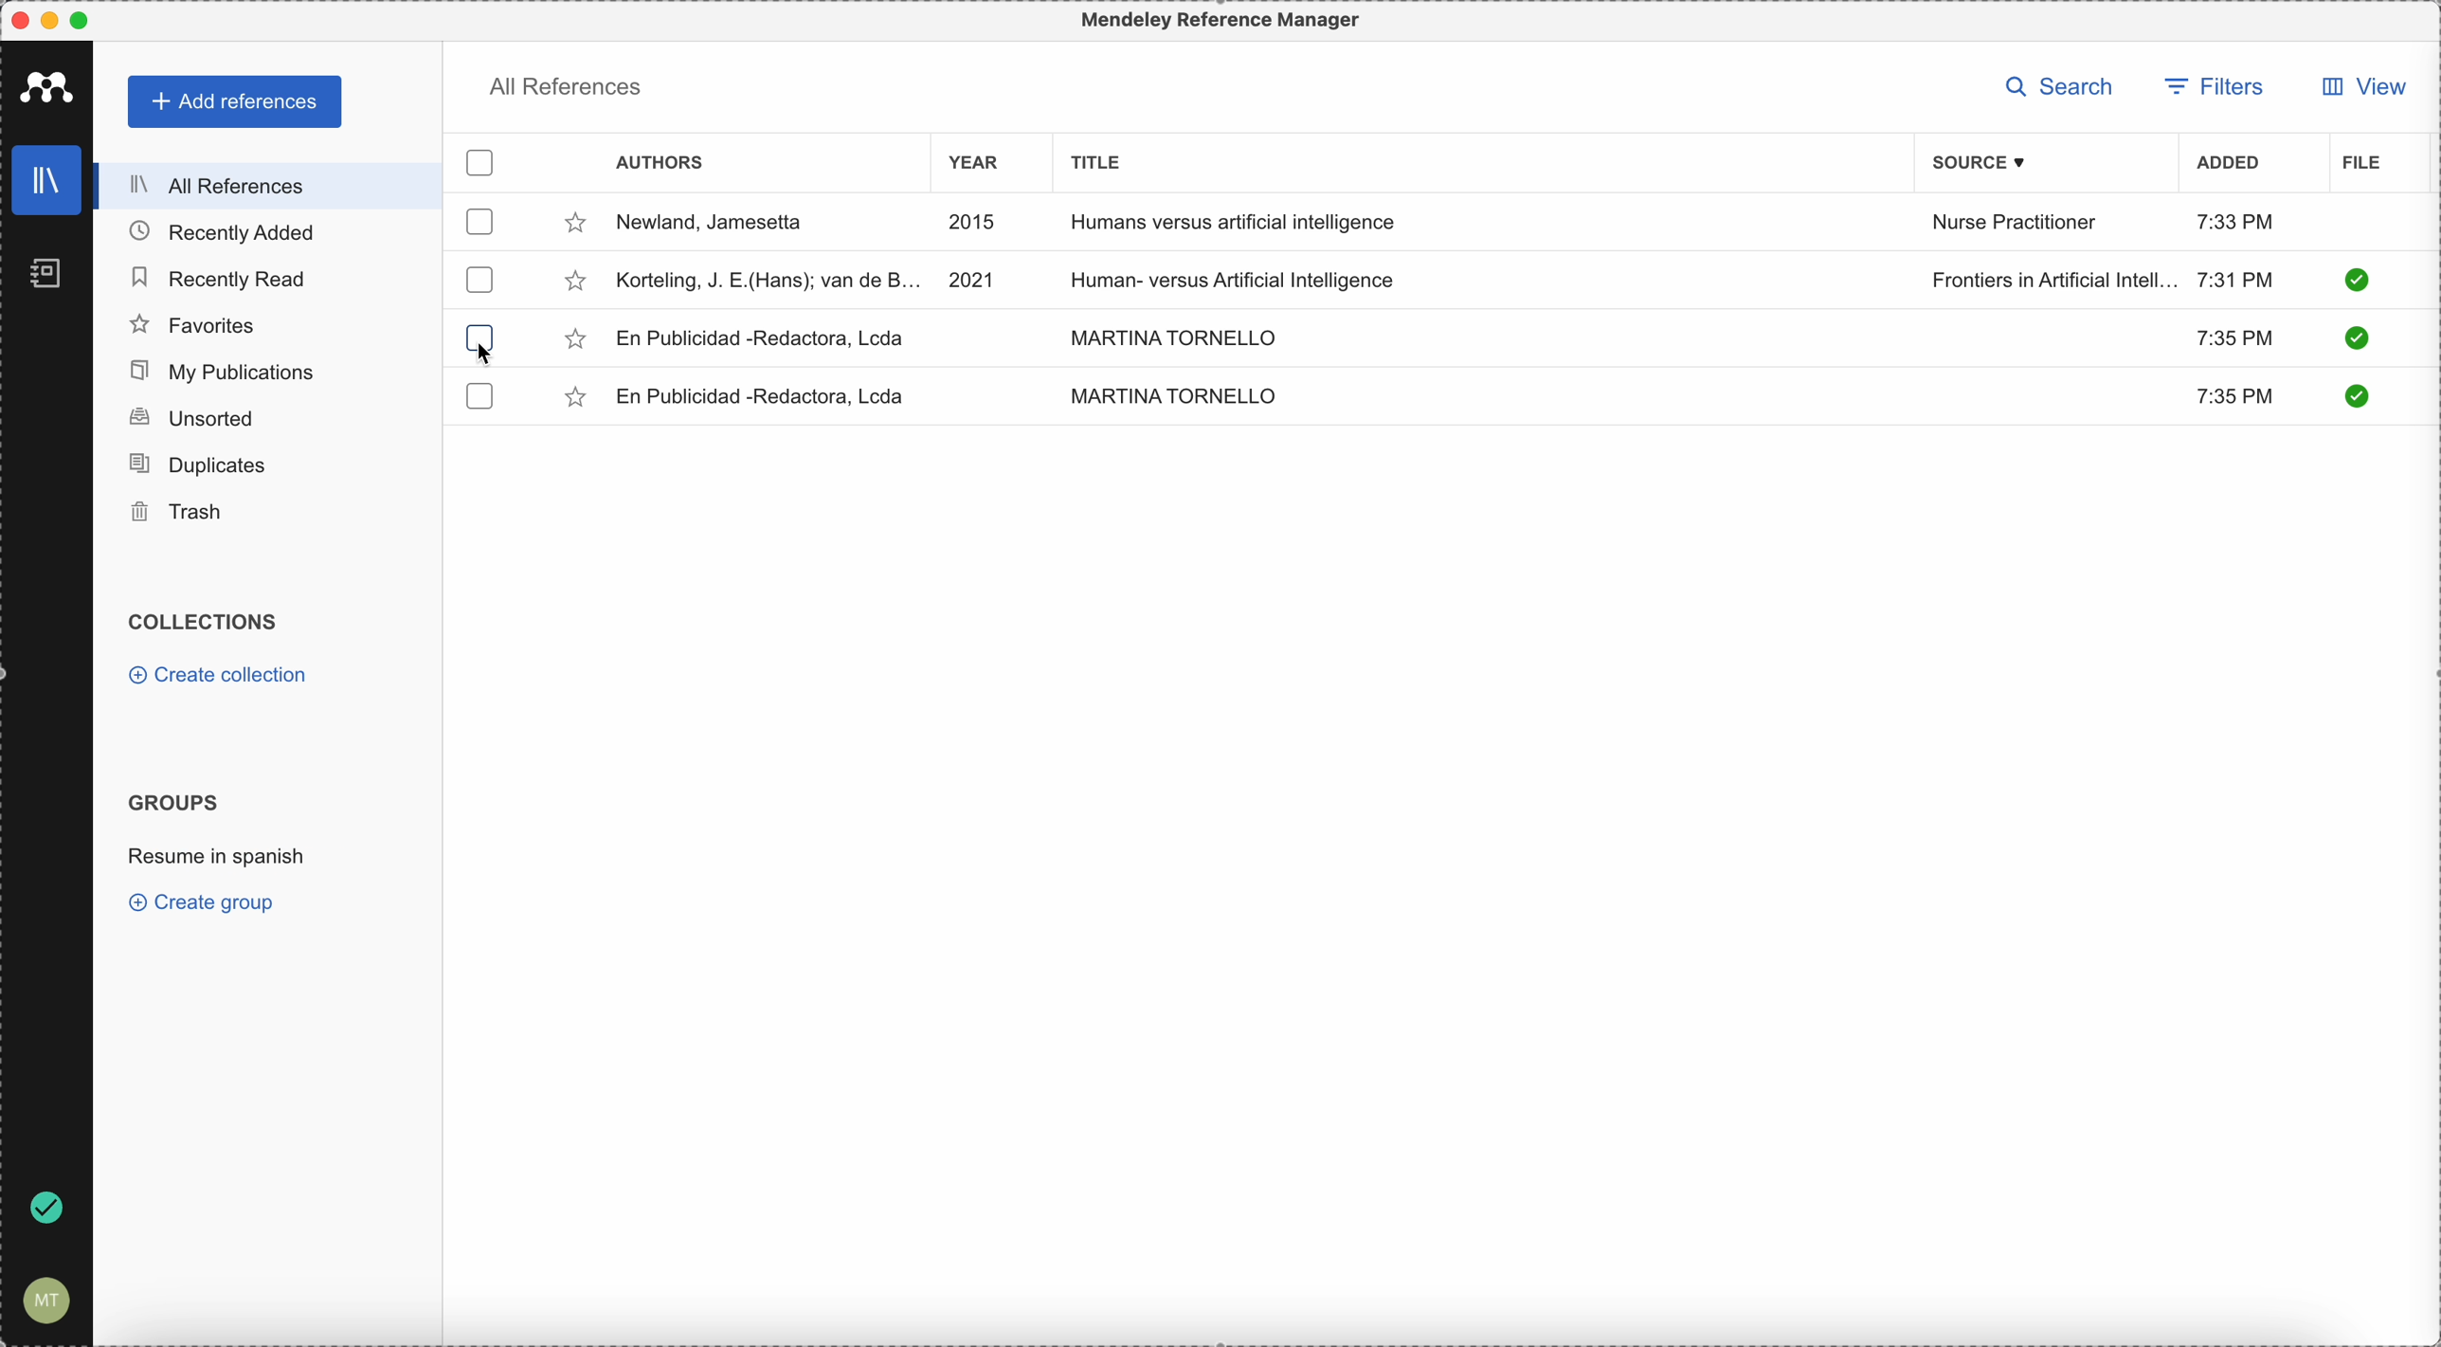 This screenshot has height=1347, width=2441. Describe the element at coordinates (660, 165) in the screenshot. I see `authors` at that location.